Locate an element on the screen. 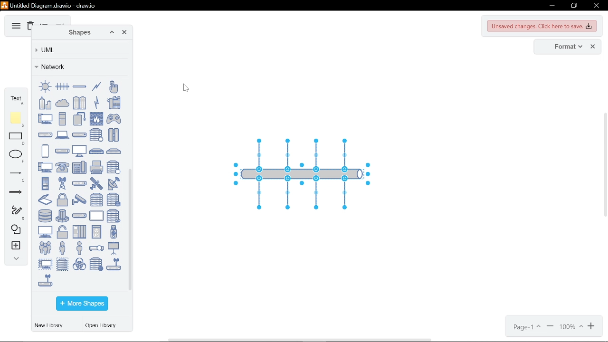  delete is located at coordinates (30, 27).